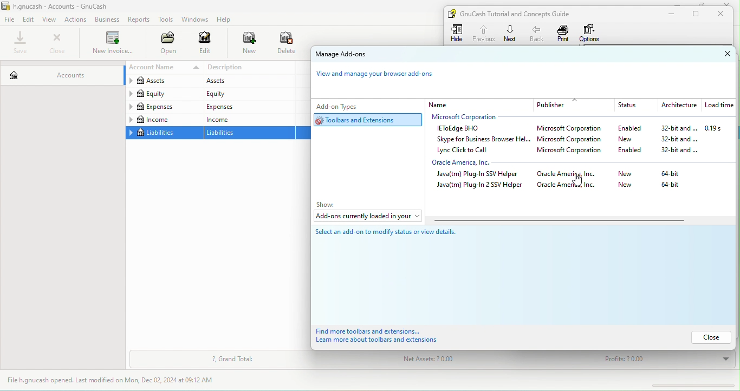 The image size is (740, 391). Describe the element at coordinates (570, 174) in the screenshot. I see `oracle america lnc` at that location.